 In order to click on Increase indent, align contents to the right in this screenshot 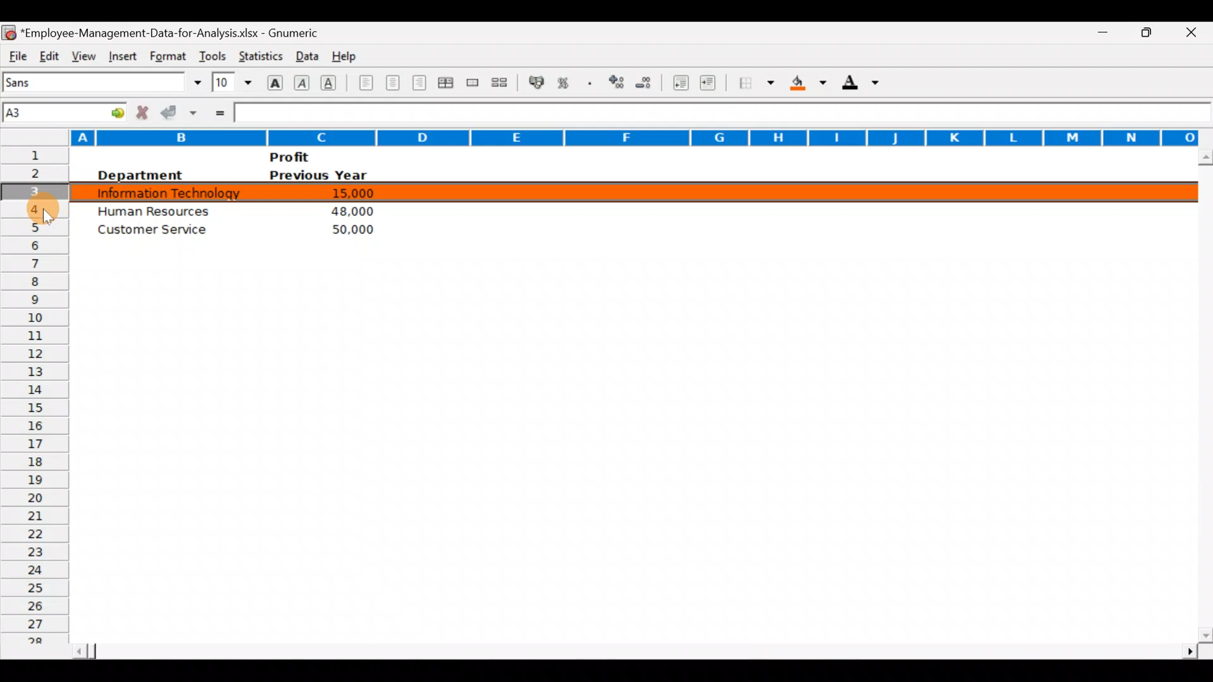, I will do `click(710, 84)`.